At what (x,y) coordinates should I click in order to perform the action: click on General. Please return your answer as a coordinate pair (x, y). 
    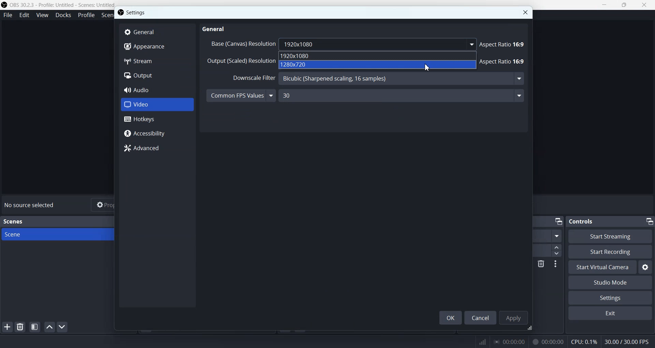
    Looking at the image, I should click on (214, 29).